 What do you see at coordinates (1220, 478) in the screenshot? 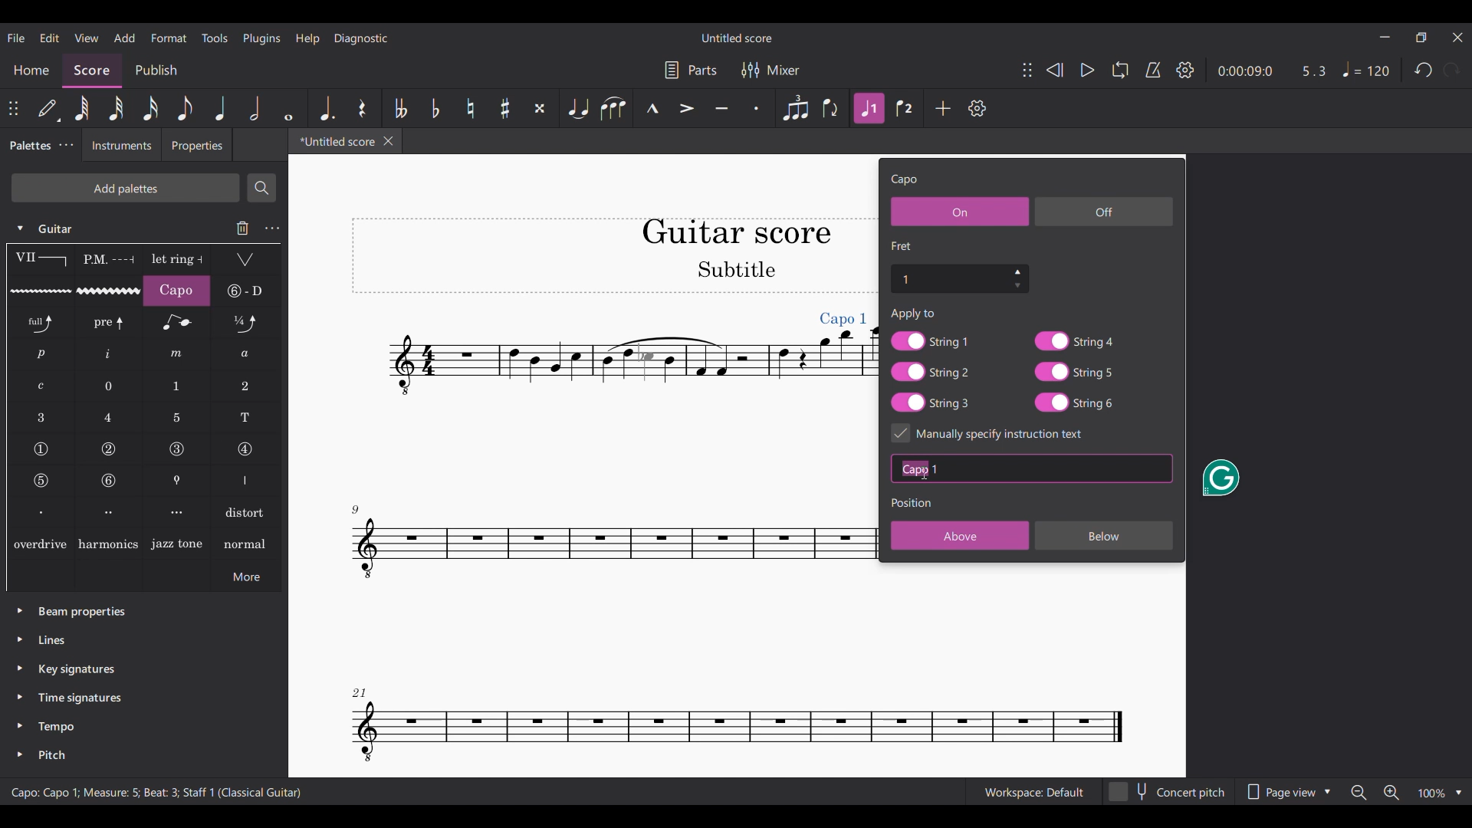
I see `Grammarly extension` at bounding box center [1220, 478].